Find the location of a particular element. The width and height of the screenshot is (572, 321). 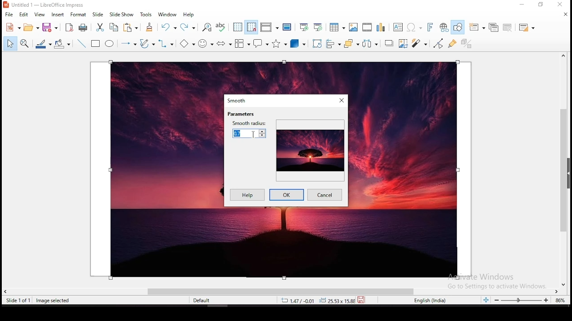

callout shape is located at coordinates (261, 45).